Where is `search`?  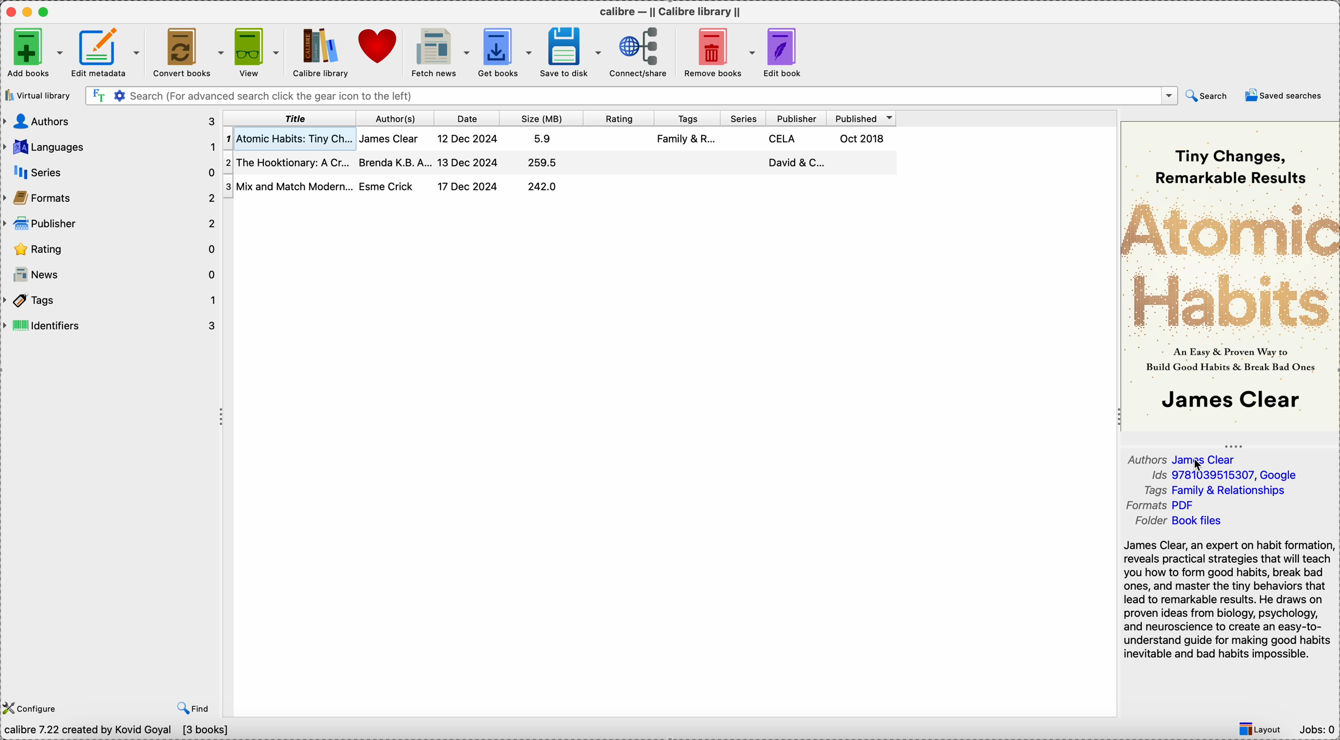 search is located at coordinates (1209, 95).